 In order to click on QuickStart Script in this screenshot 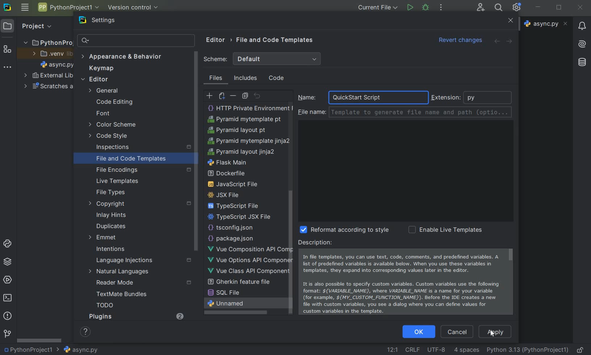, I will do `click(374, 98)`.